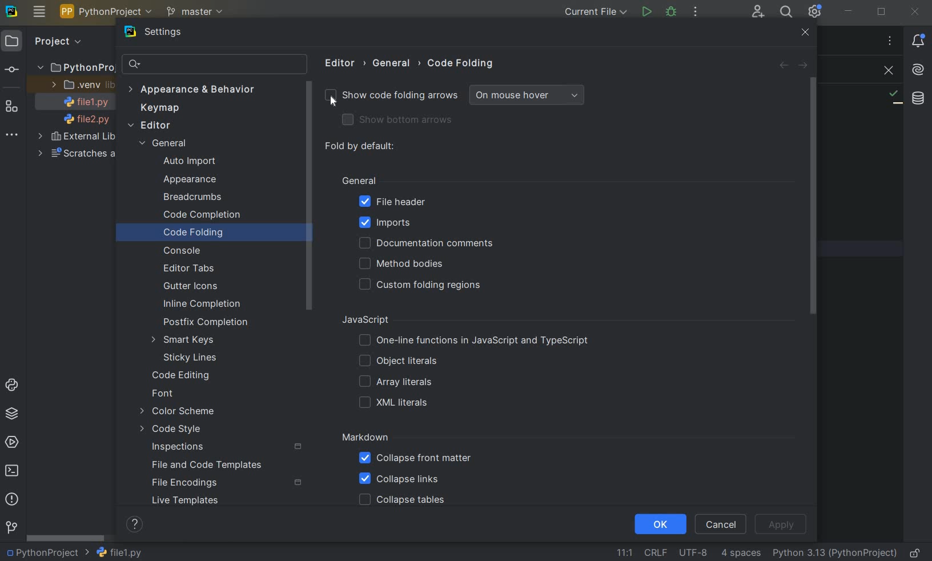  I want to click on FILE HEADER, so click(392, 202).